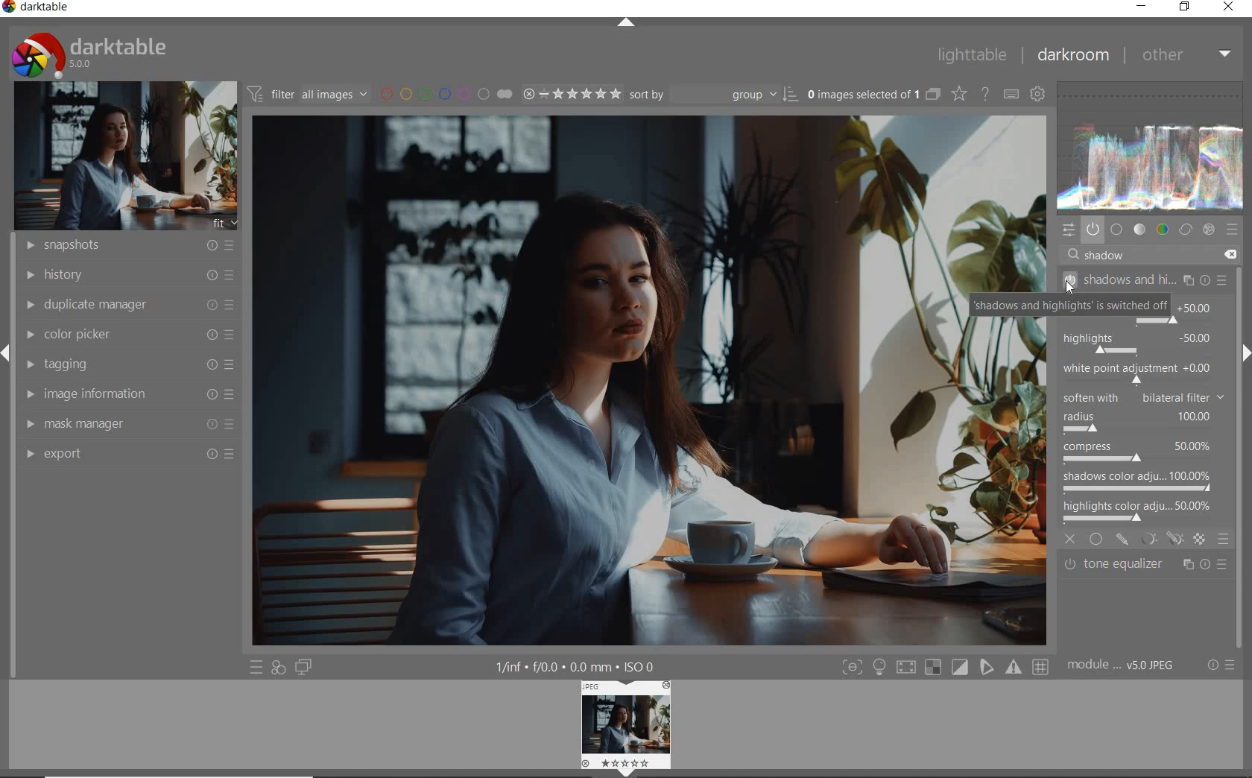  What do you see at coordinates (120, 156) in the screenshot?
I see `image` at bounding box center [120, 156].